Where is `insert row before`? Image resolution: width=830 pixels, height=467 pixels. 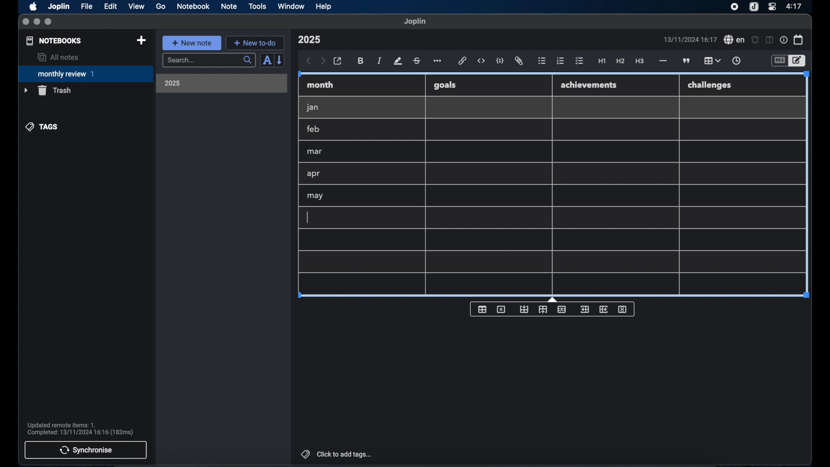
insert row before is located at coordinates (524, 310).